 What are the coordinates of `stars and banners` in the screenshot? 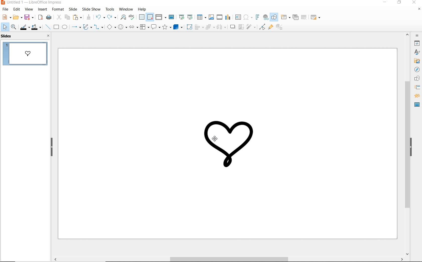 It's located at (166, 27).